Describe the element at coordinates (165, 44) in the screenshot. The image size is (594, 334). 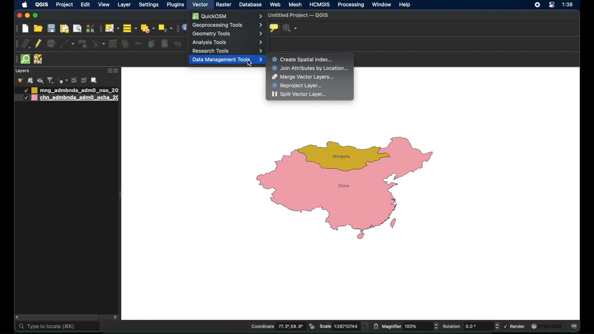
I see `paste features` at that location.